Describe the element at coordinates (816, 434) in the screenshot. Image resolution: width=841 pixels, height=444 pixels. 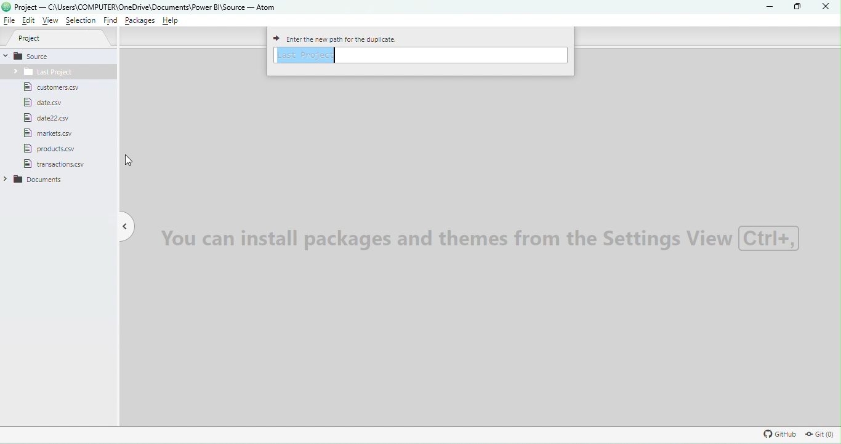
I see `Git repository` at that location.